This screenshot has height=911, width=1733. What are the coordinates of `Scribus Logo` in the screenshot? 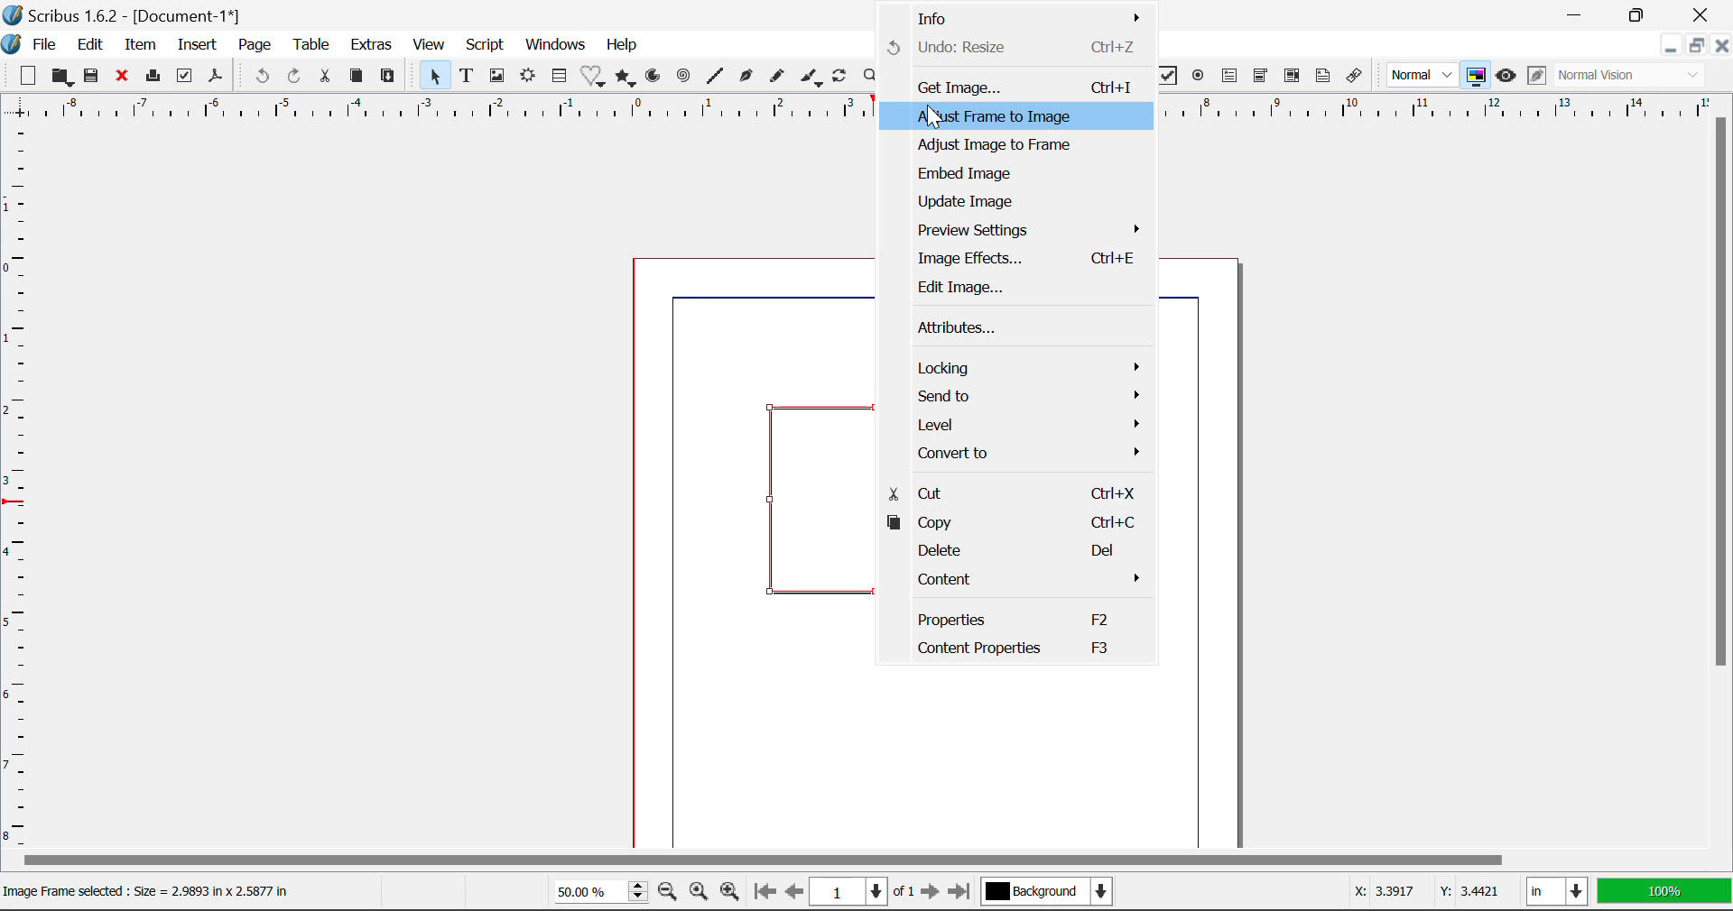 It's located at (11, 44).